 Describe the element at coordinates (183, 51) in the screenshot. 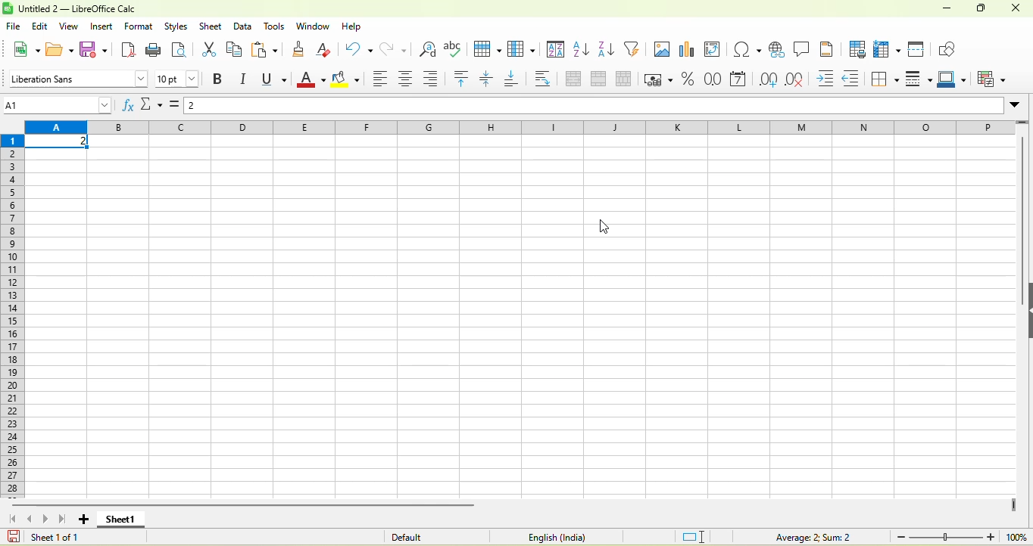

I see `print preview` at that location.